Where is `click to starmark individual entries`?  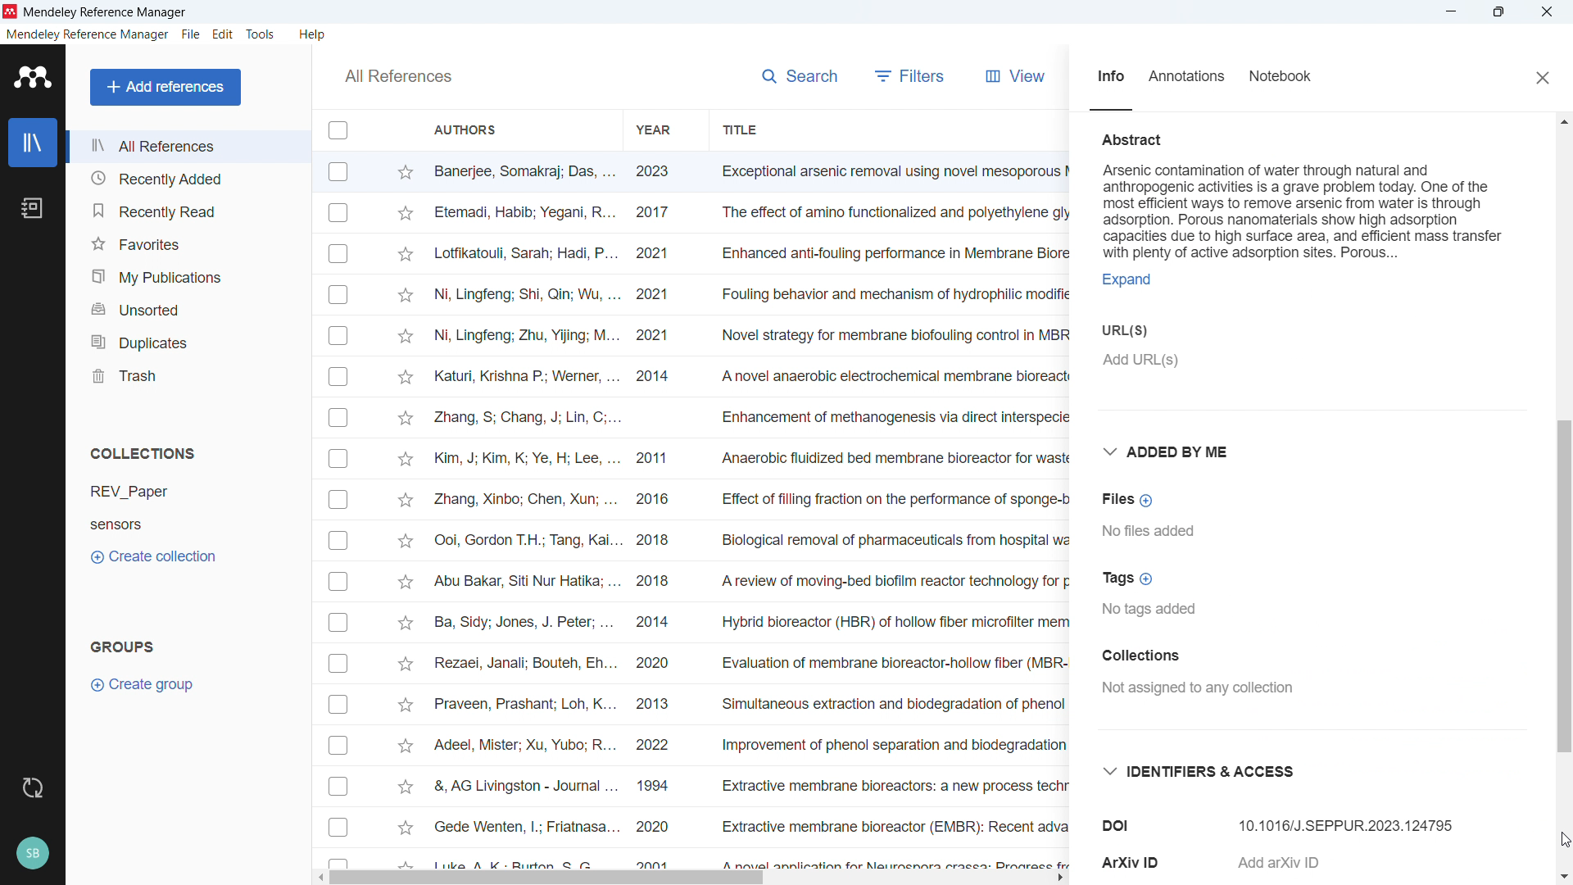
click to starmark individual entries is located at coordinates (406, 215).